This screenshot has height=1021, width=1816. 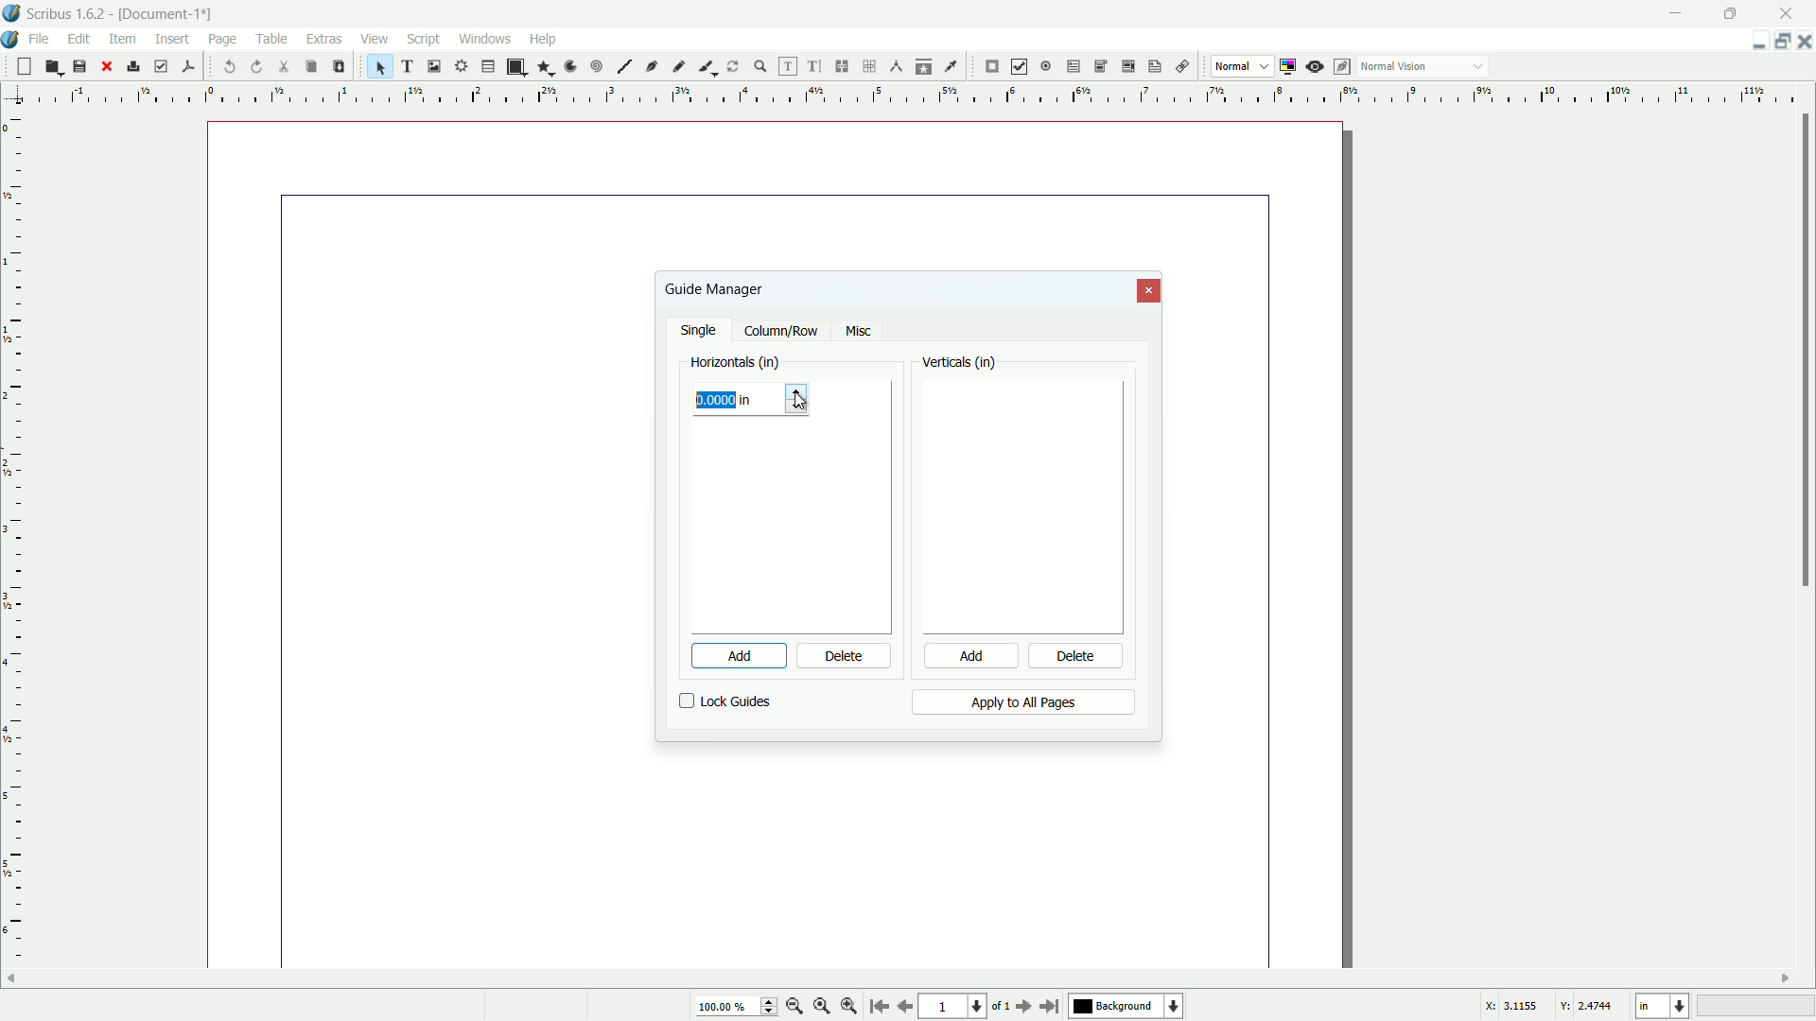 What do you see at coordinates (1099, 65) in the screenshot?
I see `pdf combo box` at bounding box center [1099, 65].